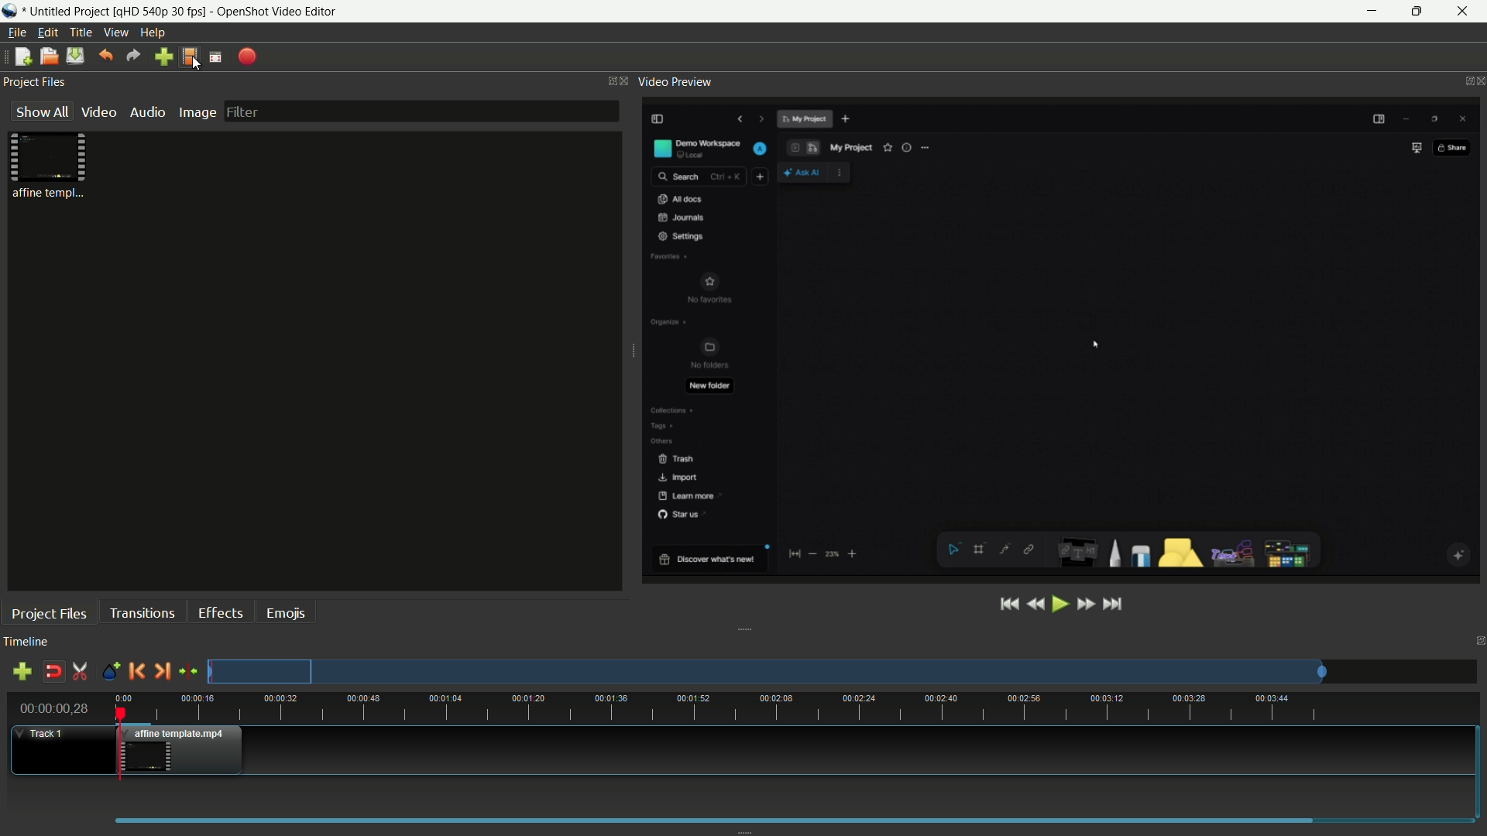  I want to click on filter bar, so click(421, 111).